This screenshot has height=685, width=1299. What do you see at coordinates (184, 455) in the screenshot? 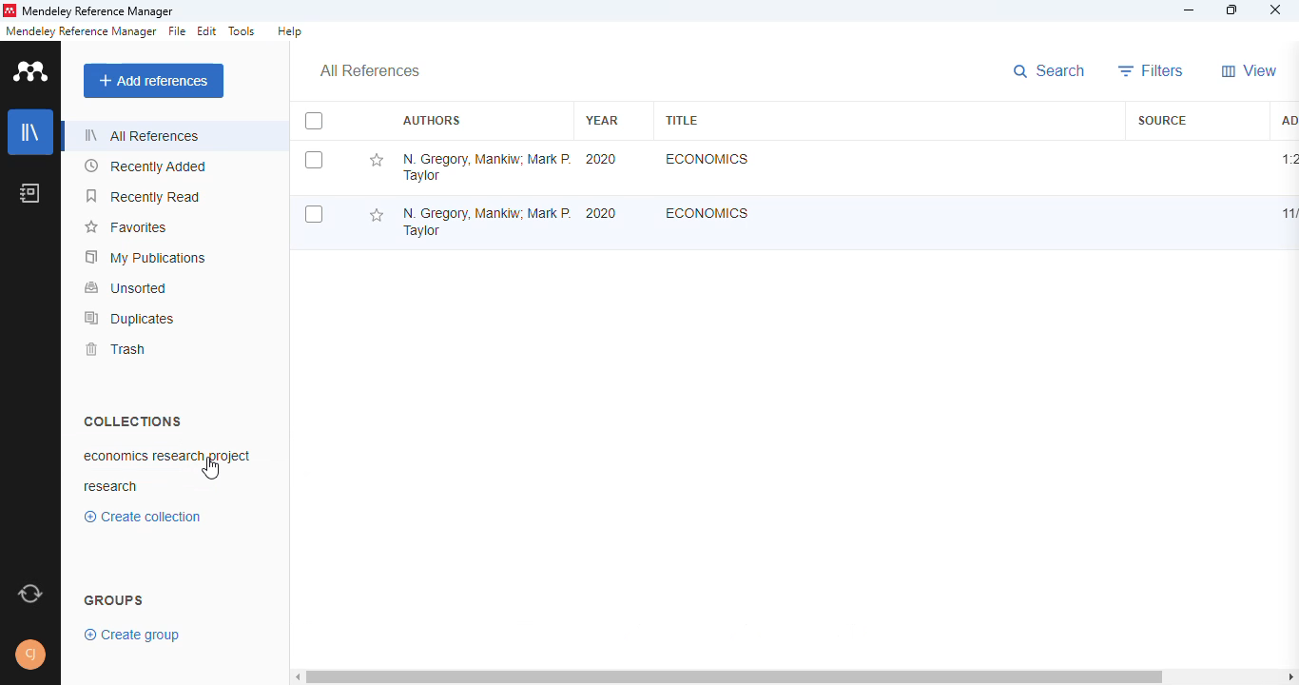
I see `economics research project` at bounding box center [184, 455].